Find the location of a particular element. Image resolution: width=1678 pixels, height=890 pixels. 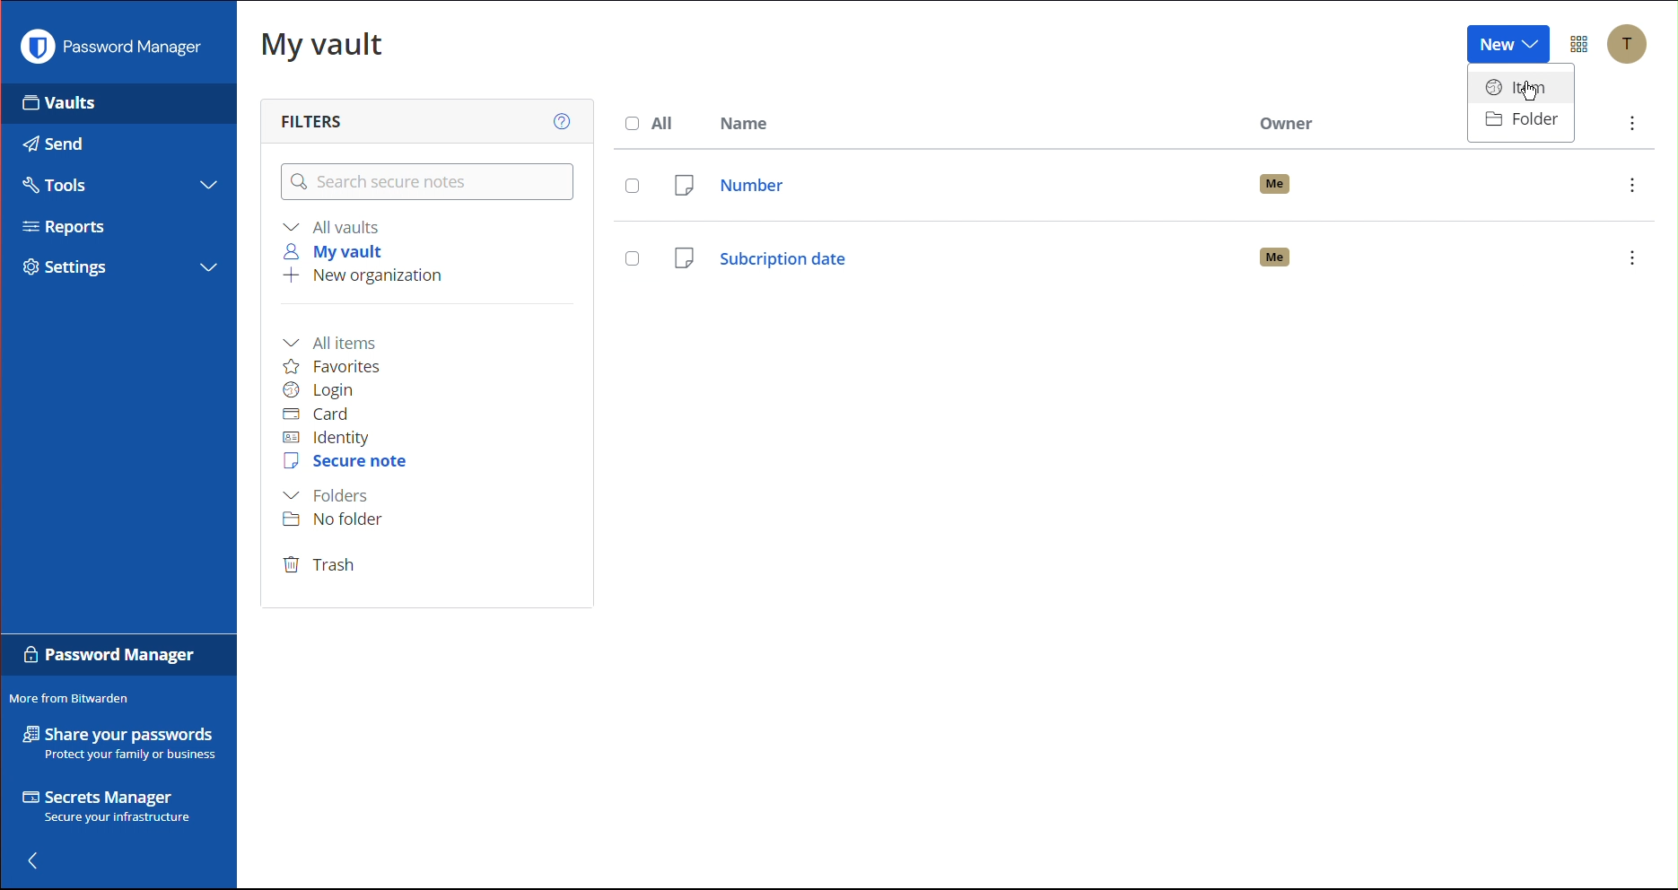

My vault is located at coordinates (323, 49).